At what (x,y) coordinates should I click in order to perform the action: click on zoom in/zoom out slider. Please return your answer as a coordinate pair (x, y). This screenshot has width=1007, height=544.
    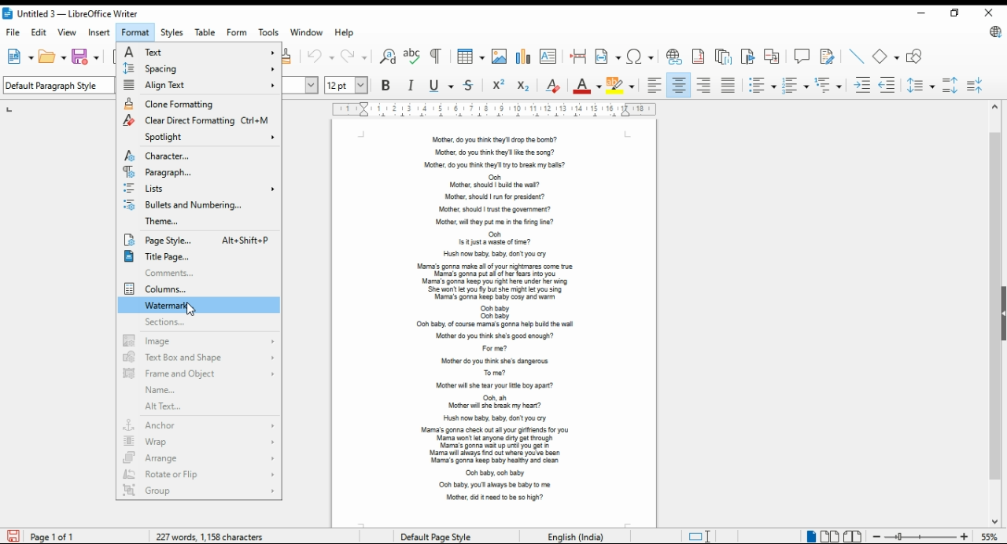
    Looking at the image, I should click on (920, 537).